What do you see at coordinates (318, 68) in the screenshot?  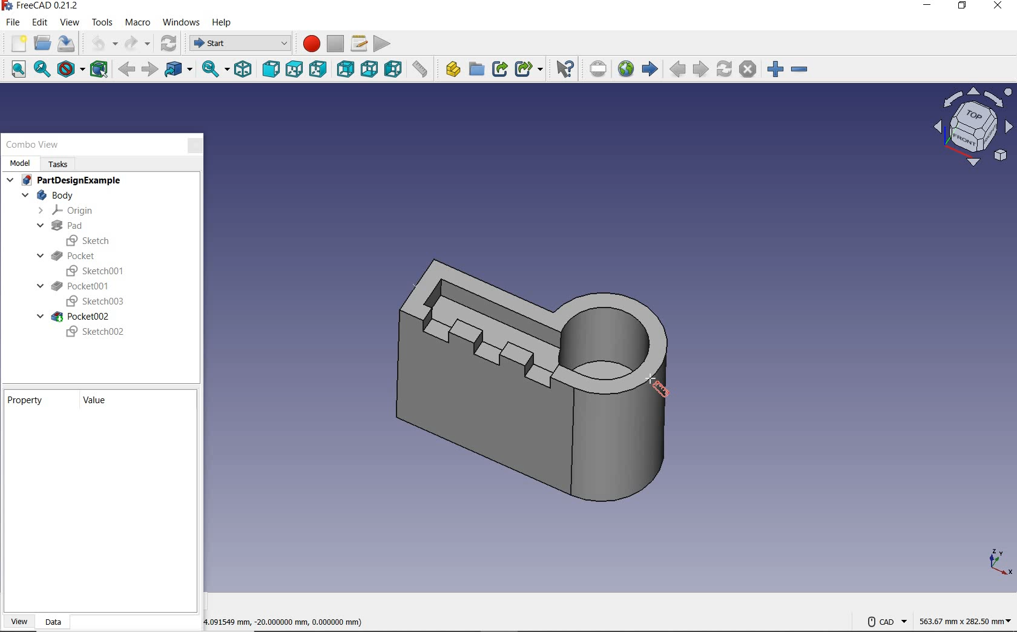 I see `right` at bounding box center [318, 68].